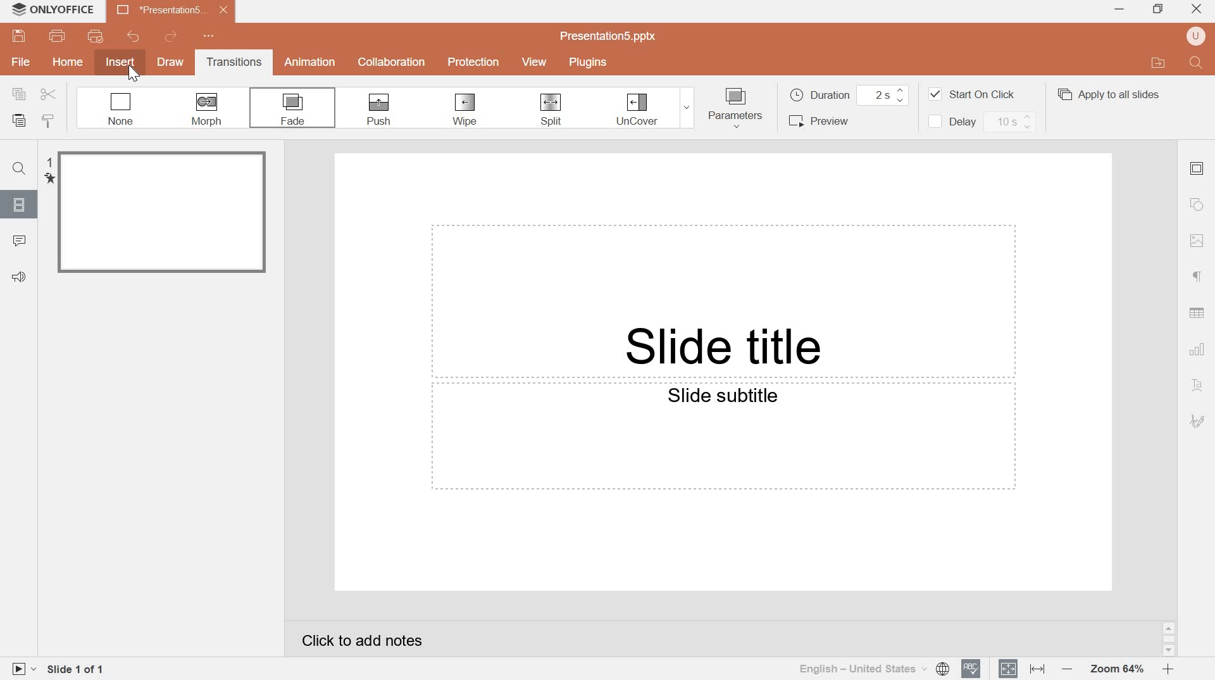 The width and height of the screenshot is (1215, 680). What do you see at coordinates (736, 108) in the screenshot?
I see `Parameters` at bounding box center [736, 108].